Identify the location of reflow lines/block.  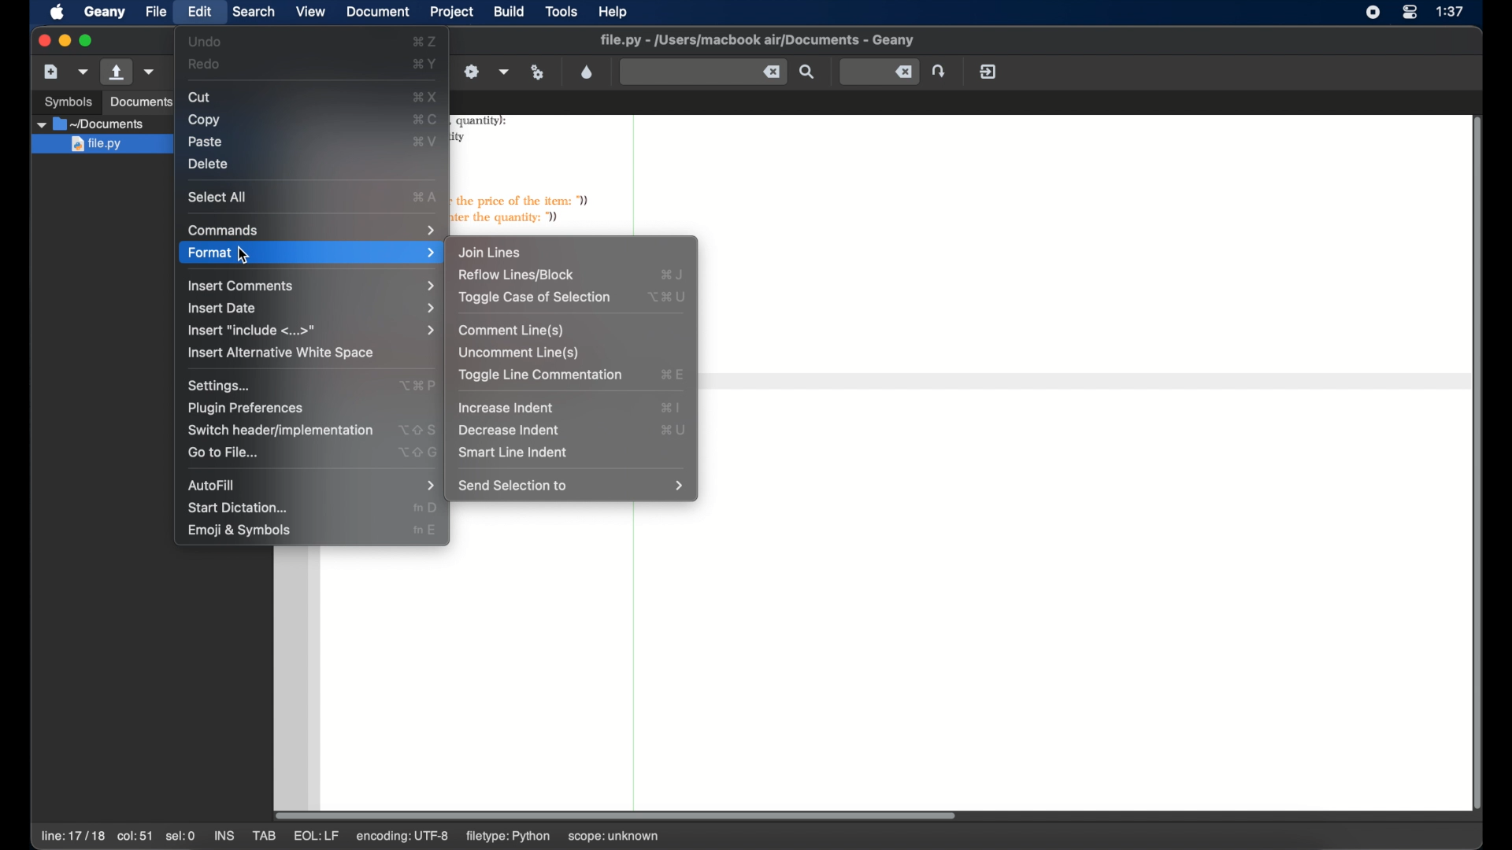
(518, 275).